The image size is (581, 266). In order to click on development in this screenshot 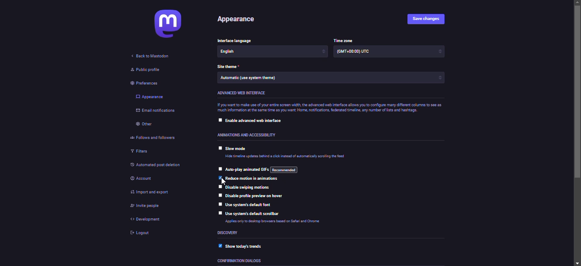, I will do `click(149, 221)`.